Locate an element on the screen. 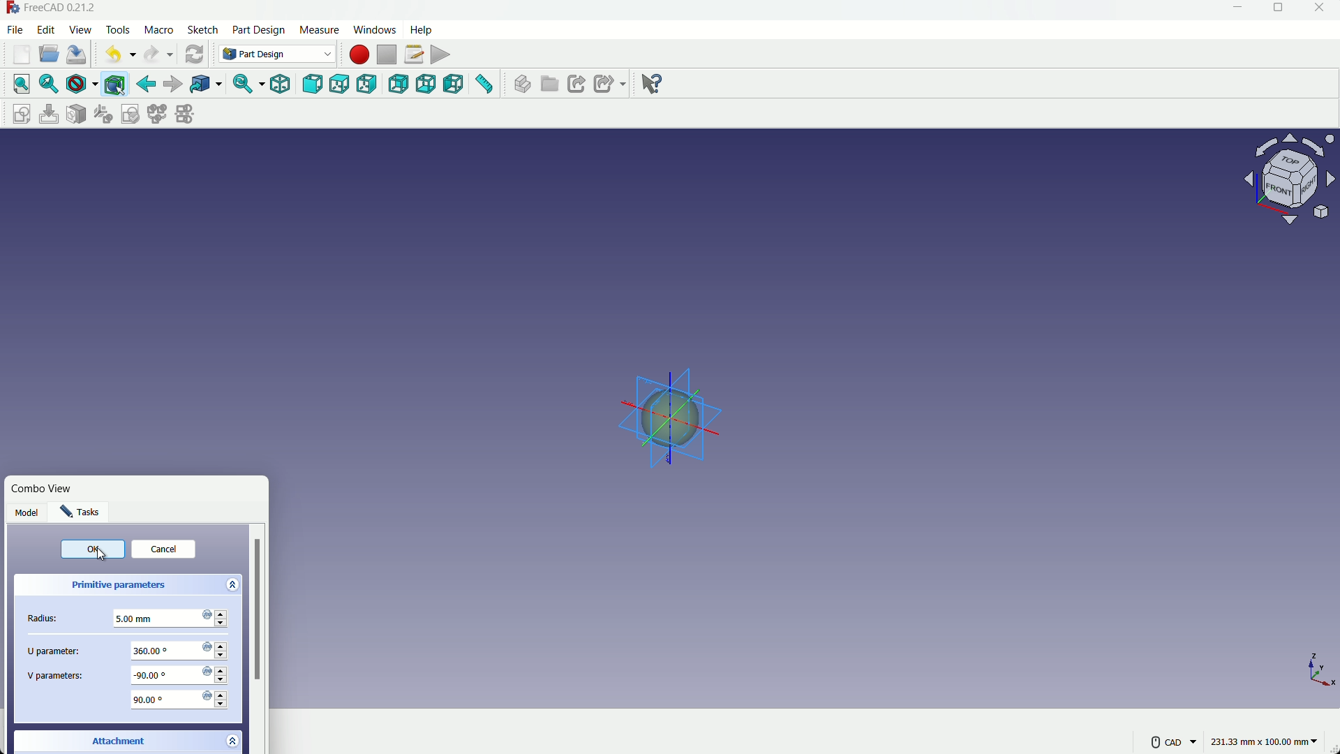 The width and height of the screenshot is (1340, 754). combo view is located at coordinates (47, 491).